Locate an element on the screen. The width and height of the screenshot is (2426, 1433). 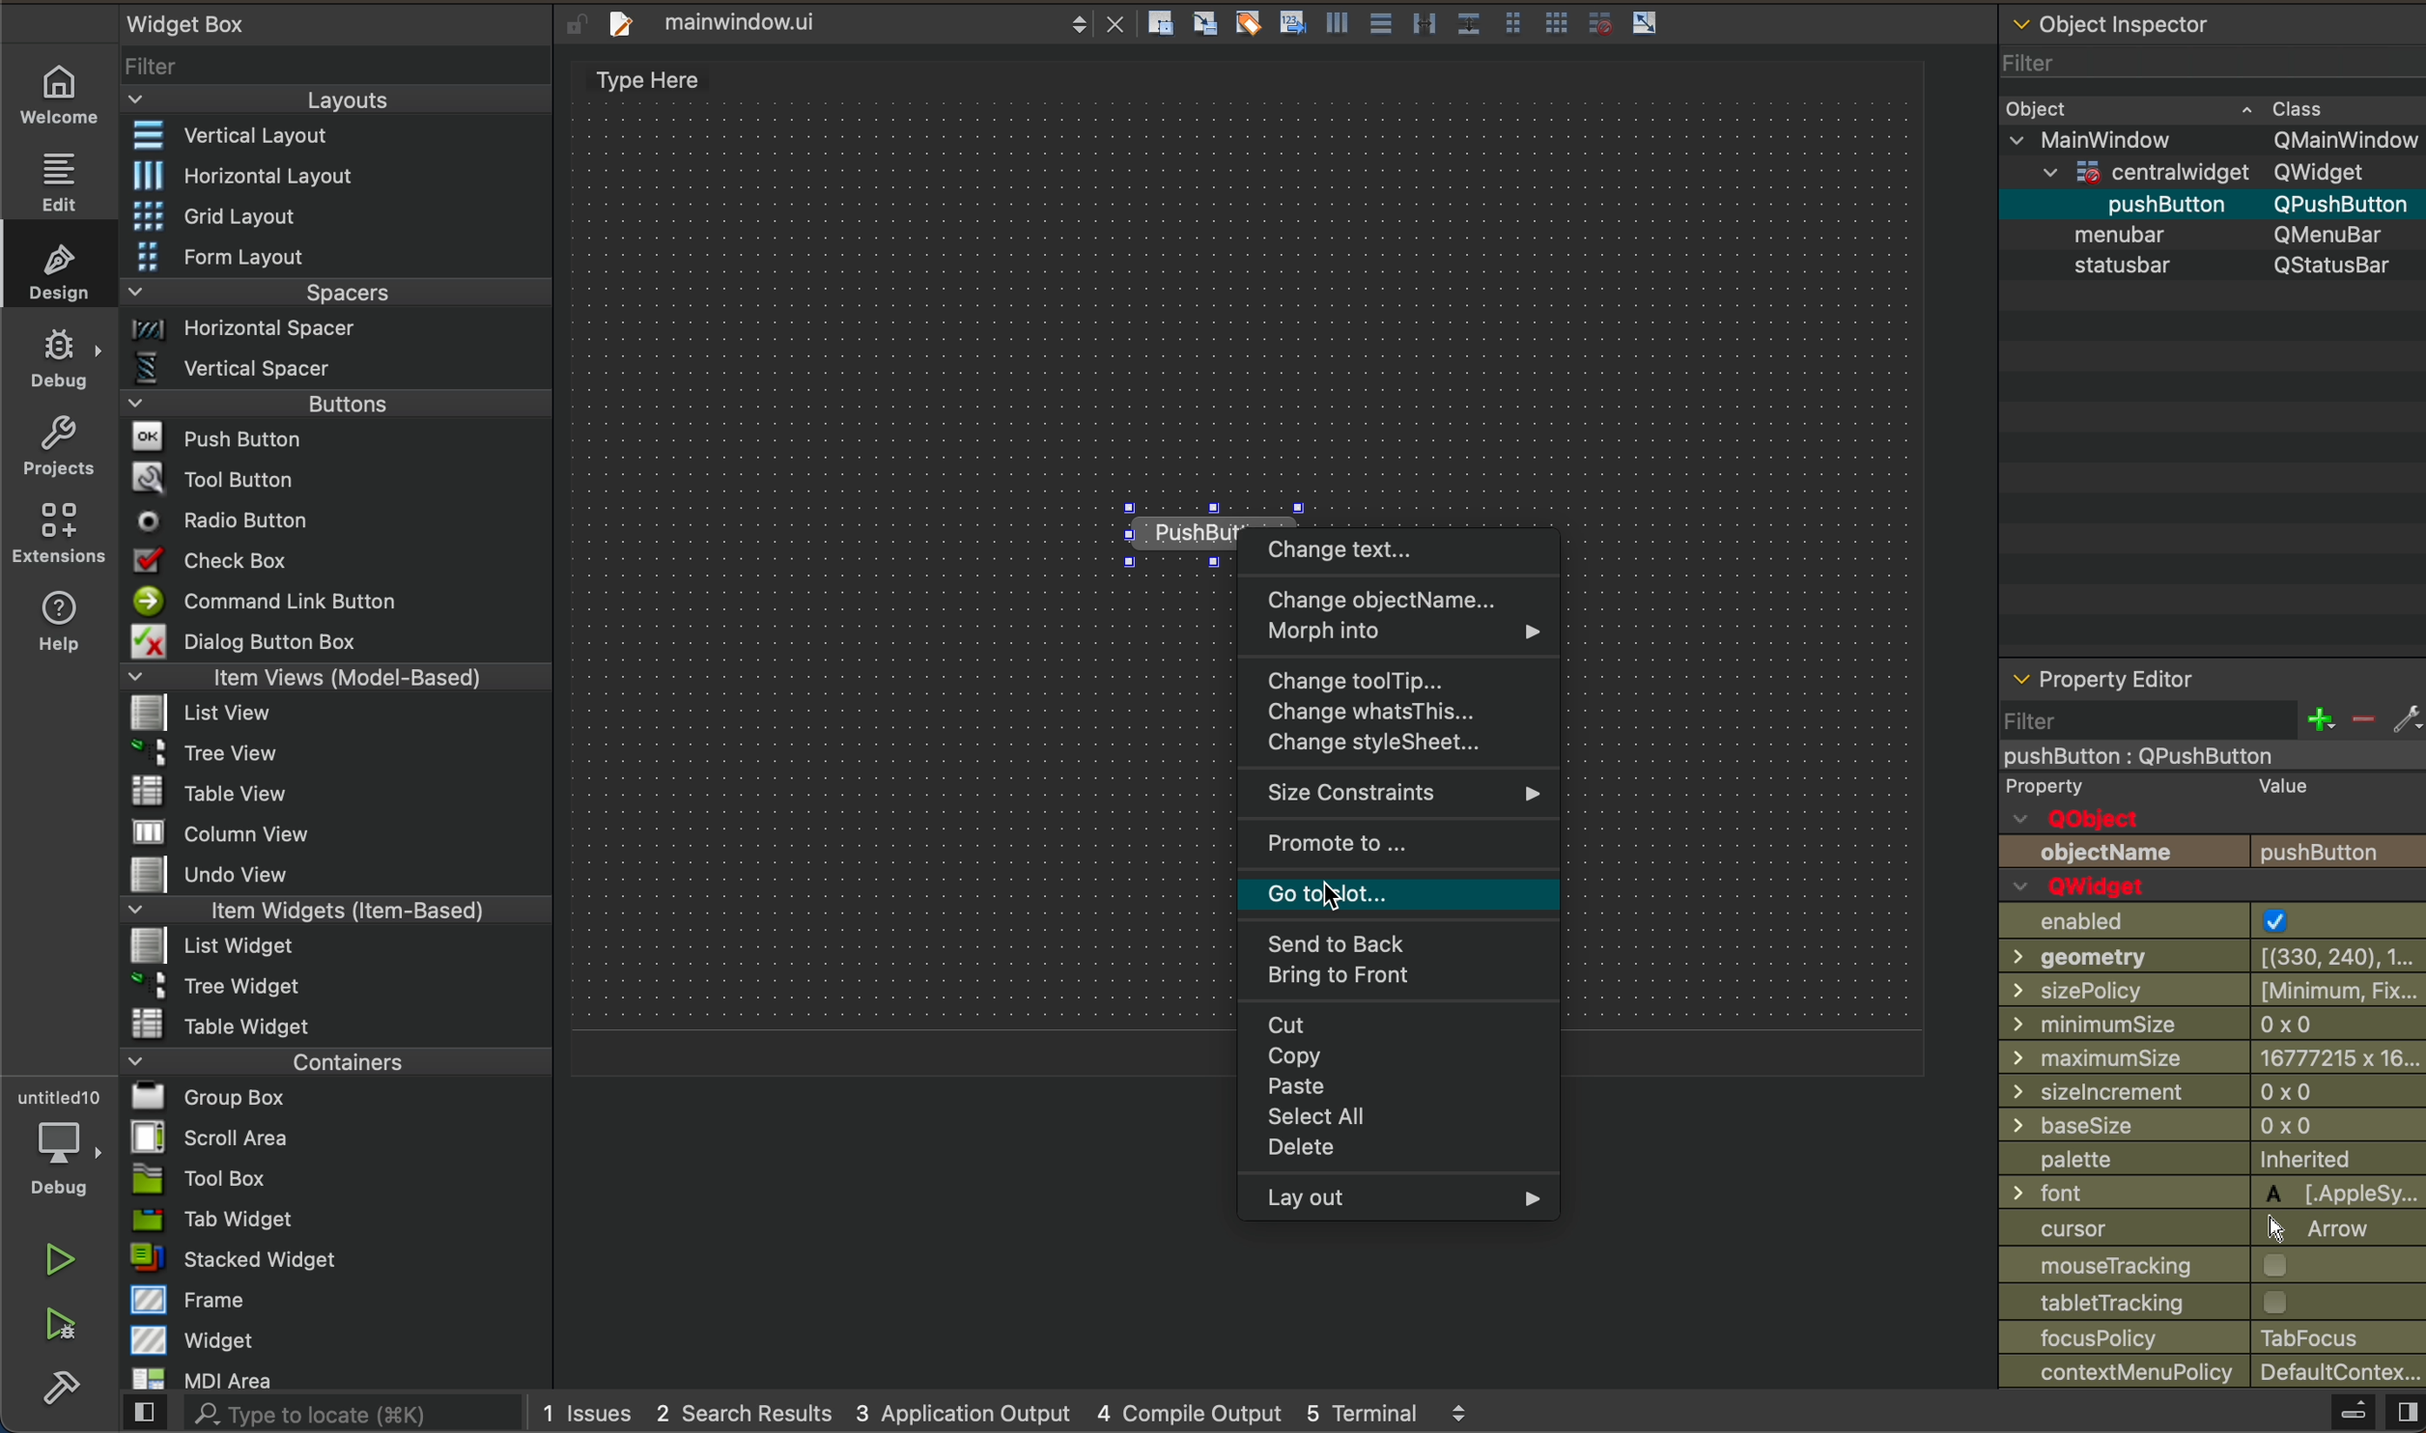
focus is located at coordinates (2211, 1337).